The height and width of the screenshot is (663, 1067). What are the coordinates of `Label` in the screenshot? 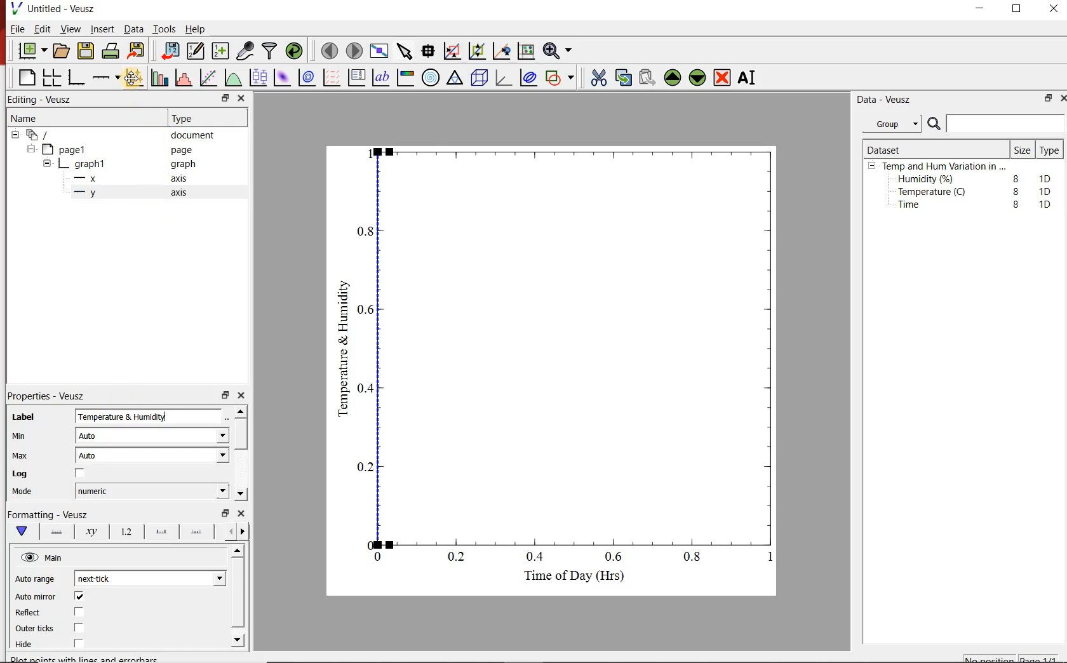 It's located at (32, 414).